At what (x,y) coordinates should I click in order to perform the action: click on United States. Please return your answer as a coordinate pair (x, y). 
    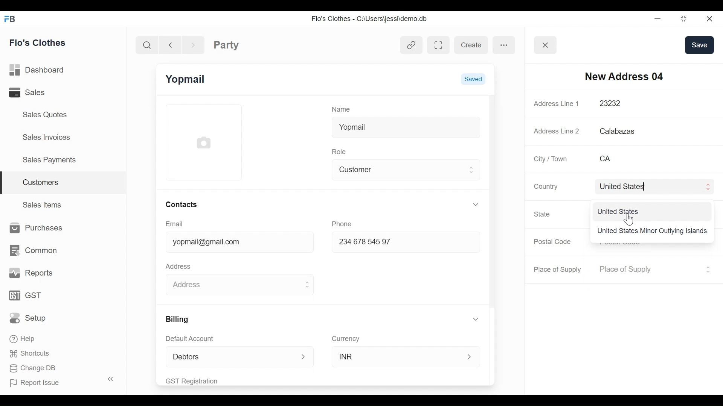
    Looking at the image, I should click on (619, 211).